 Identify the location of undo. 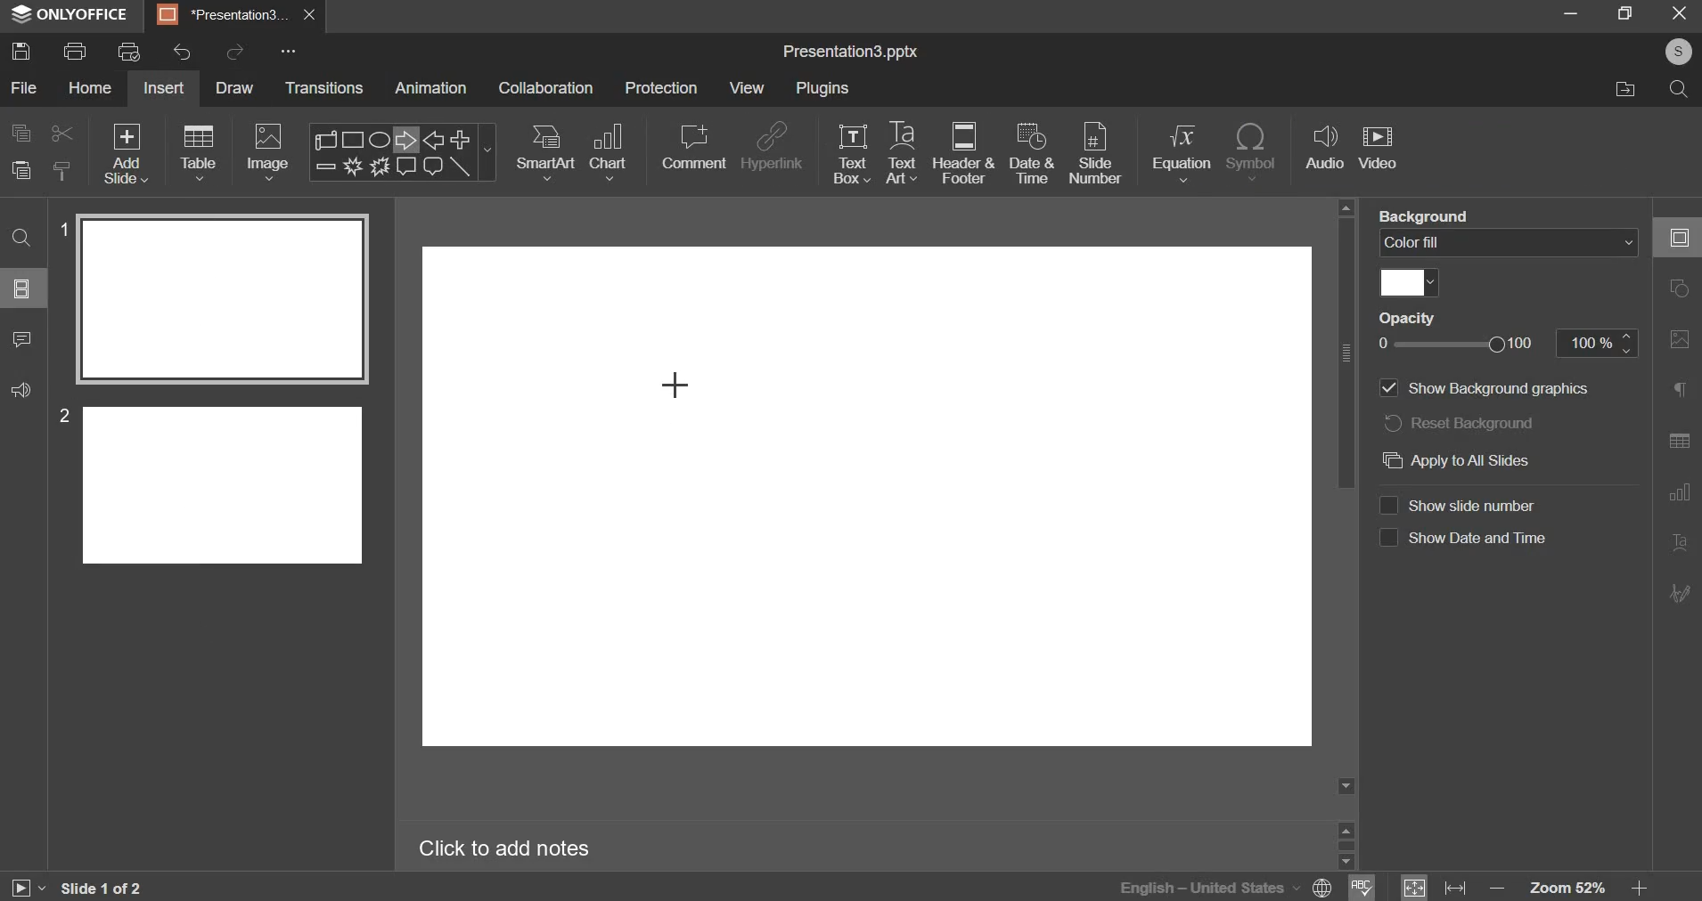
(182, 52).